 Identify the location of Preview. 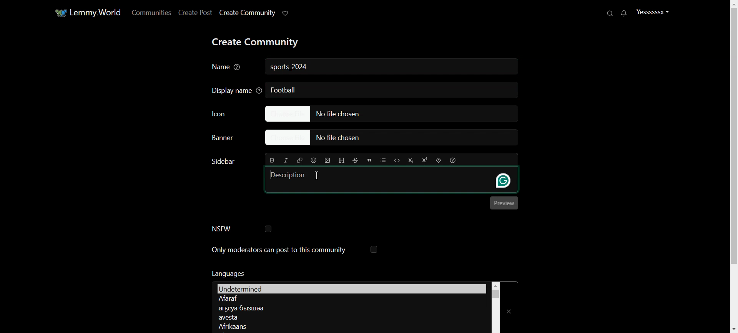
(504, 203).